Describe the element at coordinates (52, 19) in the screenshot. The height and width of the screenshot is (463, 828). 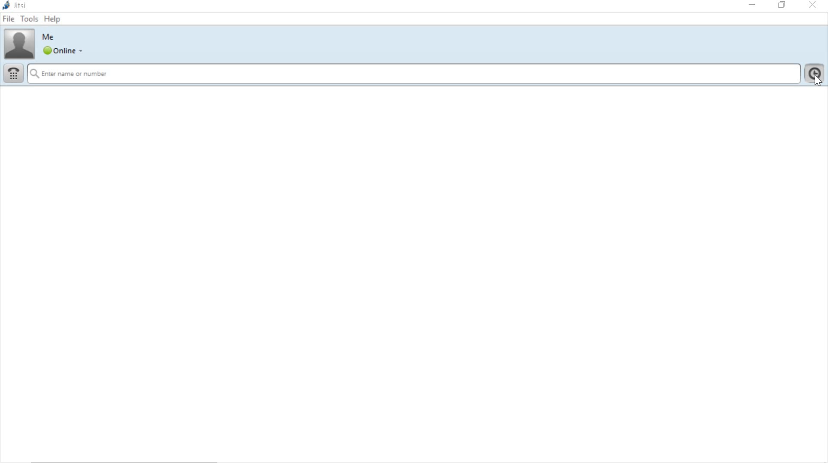
I see `help` at that location.